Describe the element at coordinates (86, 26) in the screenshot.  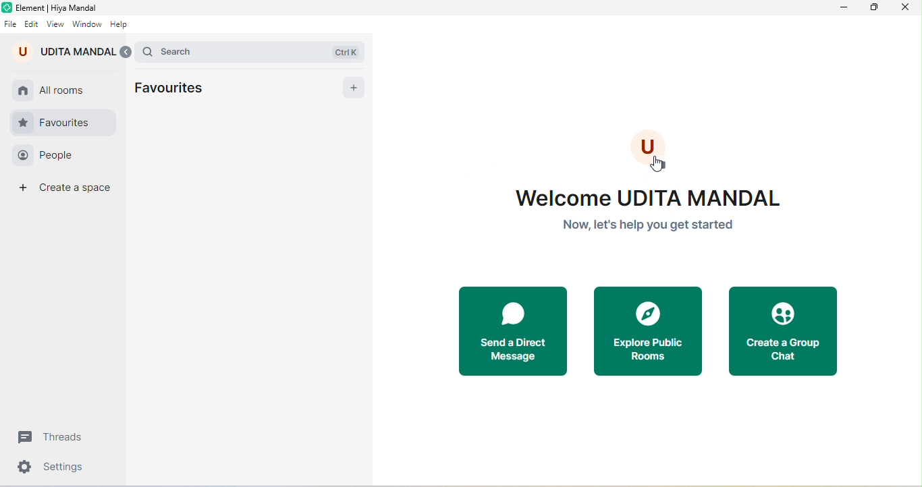
I see `window` at that location.